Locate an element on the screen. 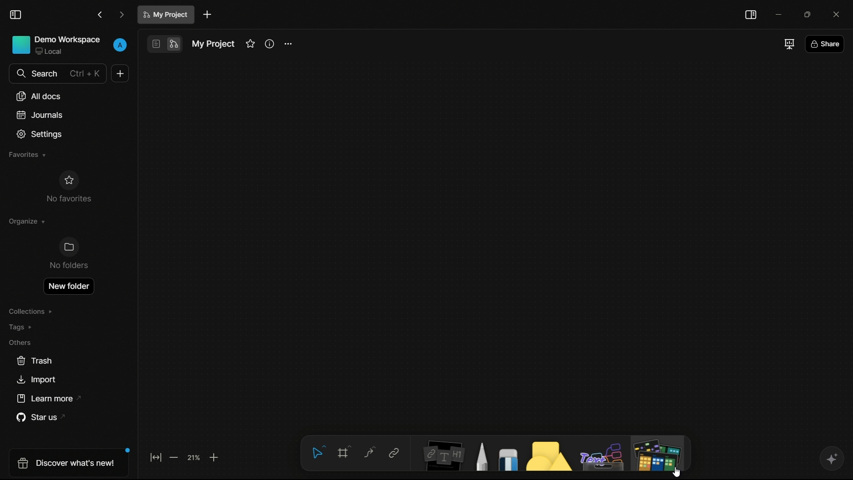 The width and height of the screenshot is (853, 480). learn more is located at coordinates (44, 398).